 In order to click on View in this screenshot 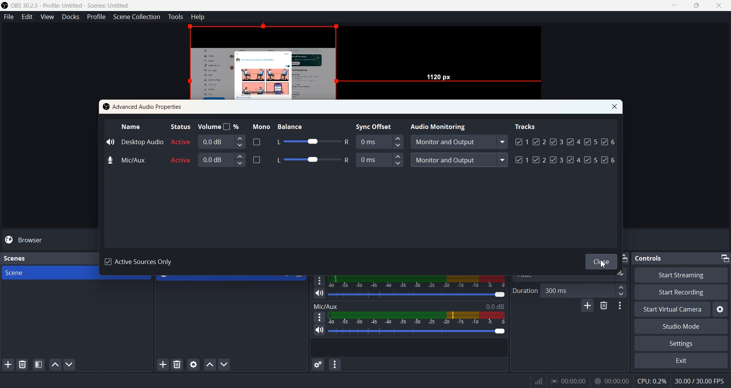, I will do `click(48, 17)`.